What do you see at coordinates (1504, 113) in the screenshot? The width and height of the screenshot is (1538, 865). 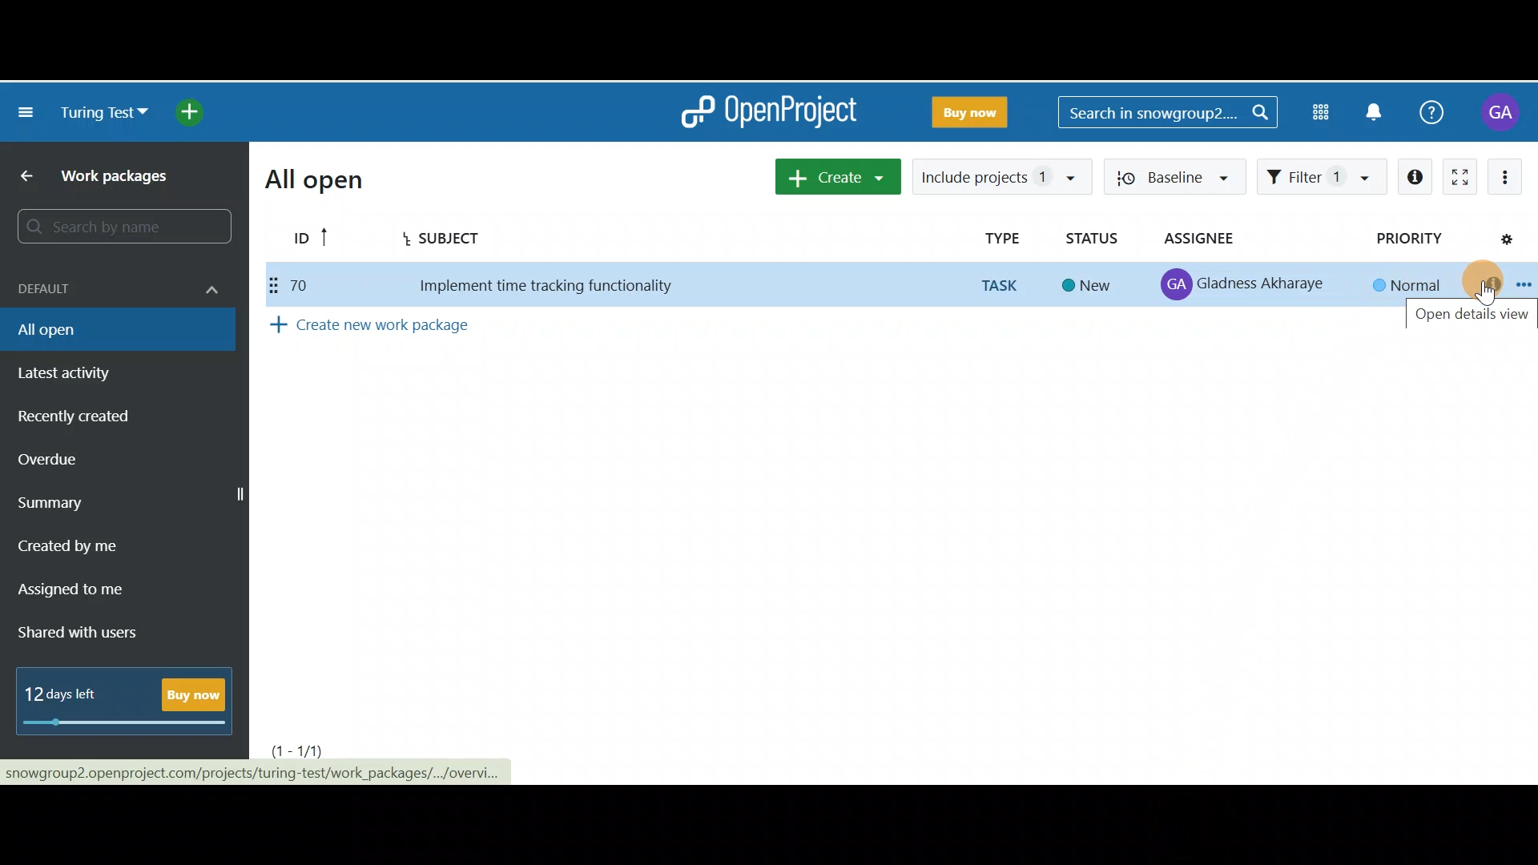 I see `Account name` at bounding box center [1504, 113].